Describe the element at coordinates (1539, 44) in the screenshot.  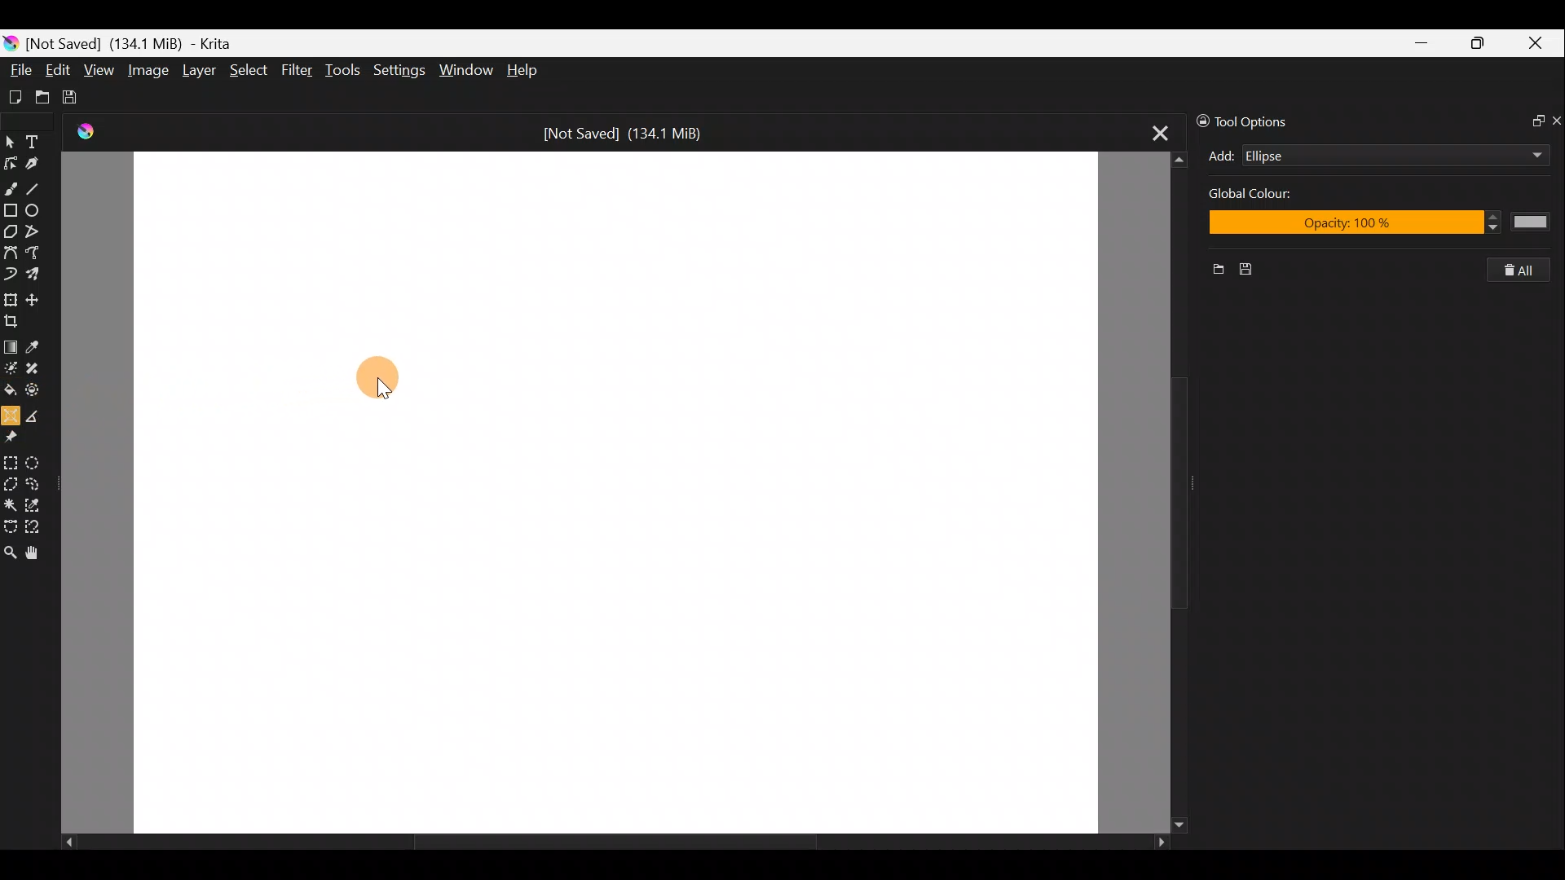
I see `Close` at that location.